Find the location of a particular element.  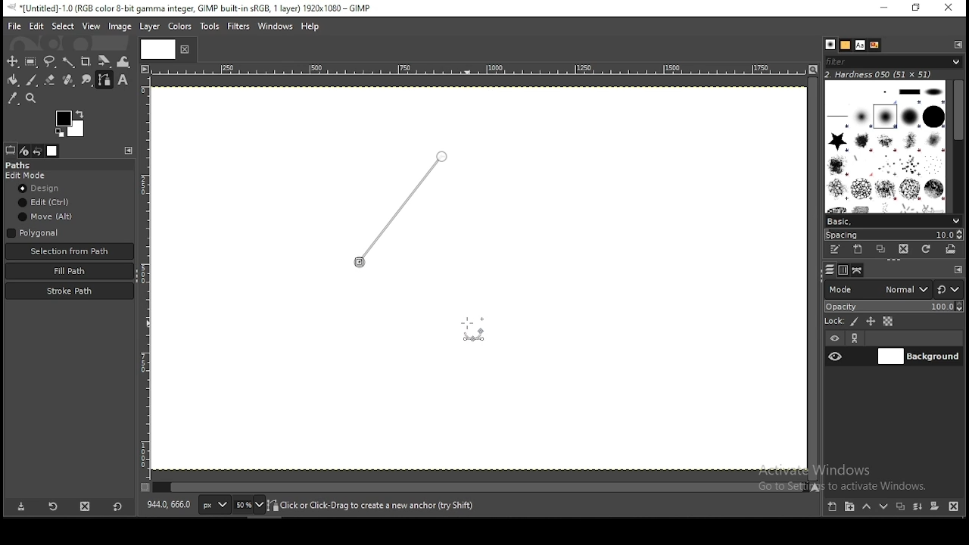

paintbrush tool is located at coordinates (30, 79).